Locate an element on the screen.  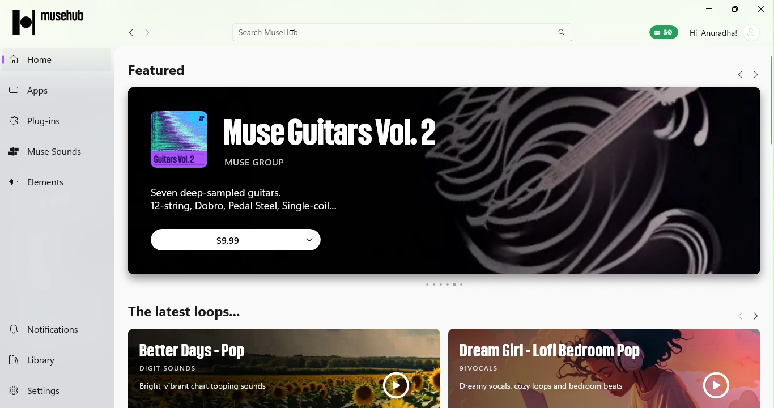
Ad is located at coordinates (286, 368).